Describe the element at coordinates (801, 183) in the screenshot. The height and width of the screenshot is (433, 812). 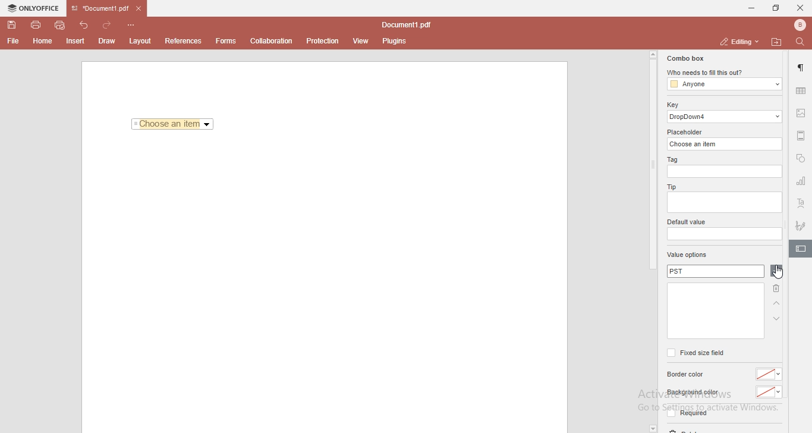
I see `chart` at that location.